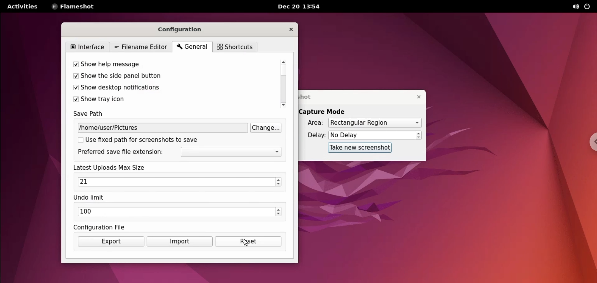  What do you see at coordinates (374, 123) in the screenshot?
I see `capture mode area options` at bounding box center [374, 123].